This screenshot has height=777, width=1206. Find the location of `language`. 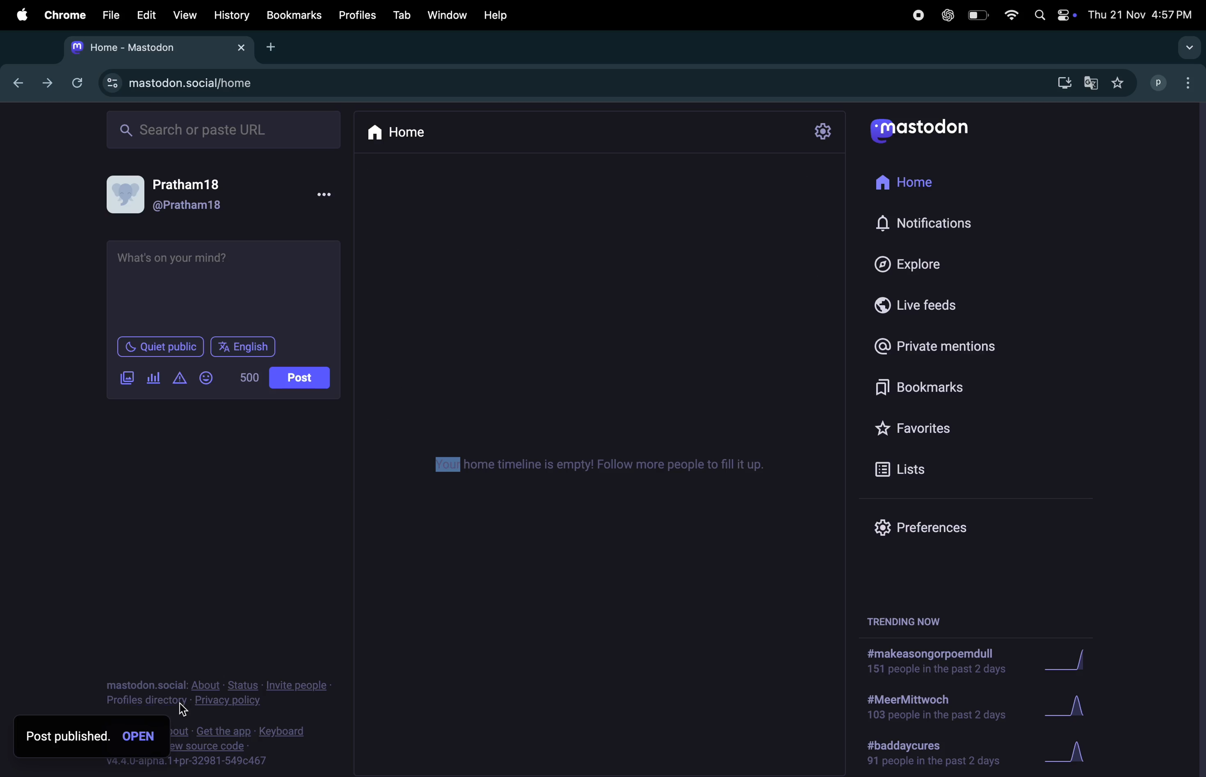

language is located at coordinates (247, 347).